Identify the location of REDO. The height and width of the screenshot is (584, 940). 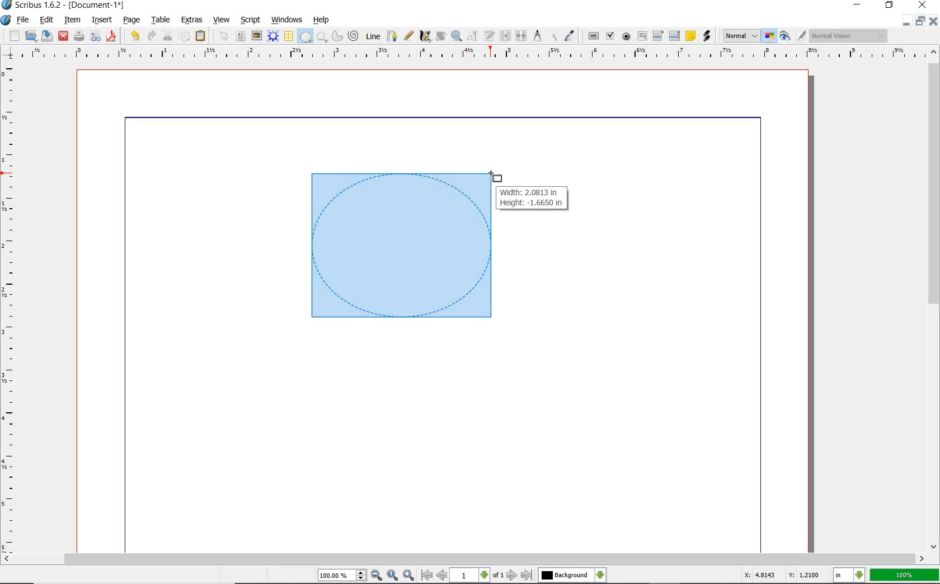
(152, 35).